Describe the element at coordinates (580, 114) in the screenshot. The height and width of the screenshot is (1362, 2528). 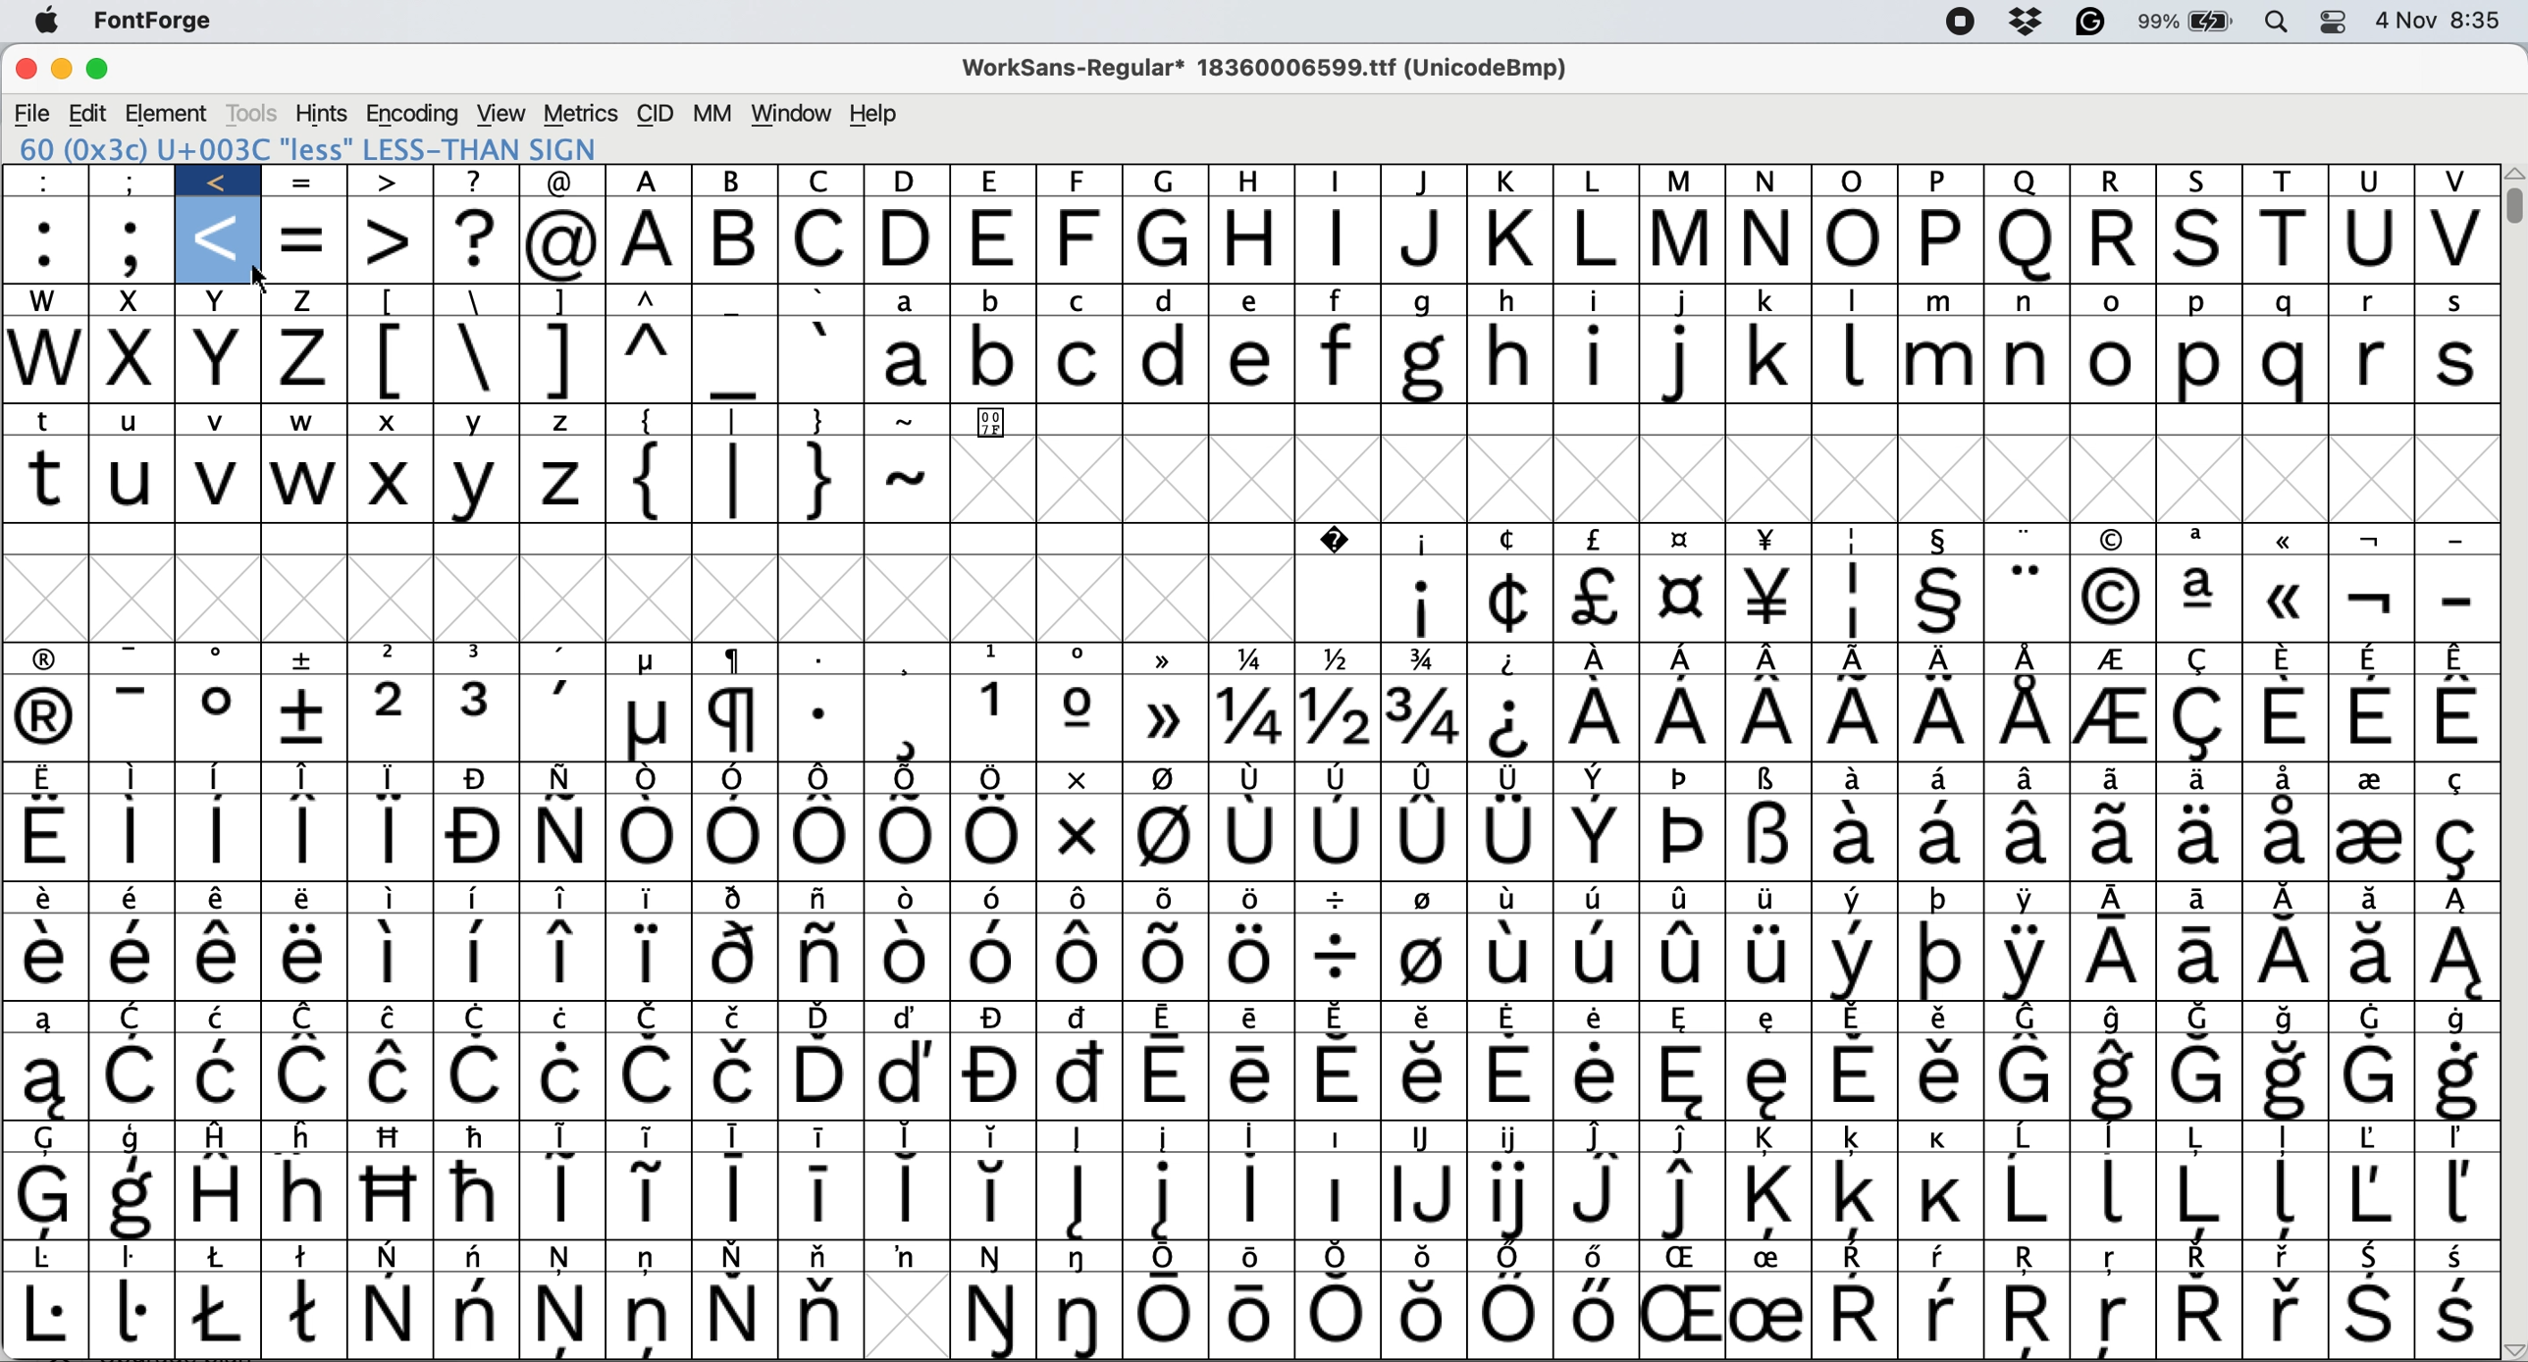
I see `metrics` at that location.